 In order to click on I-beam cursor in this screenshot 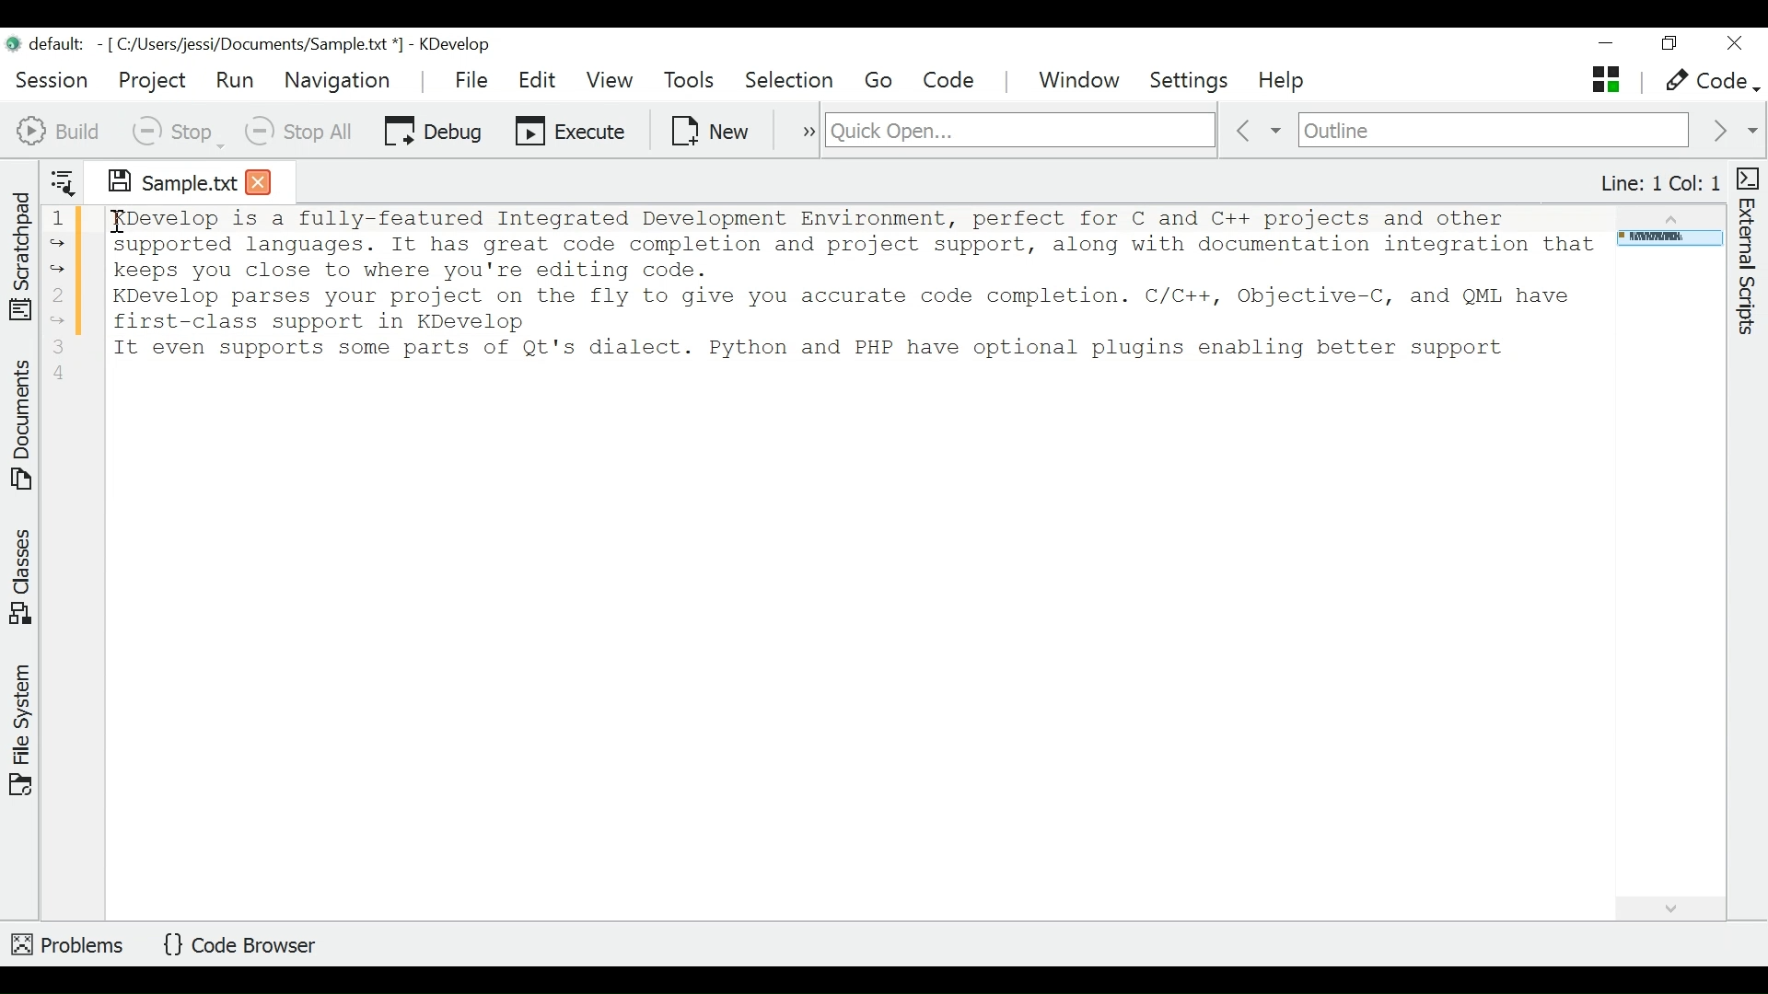, I will do `click(113, 222)`.